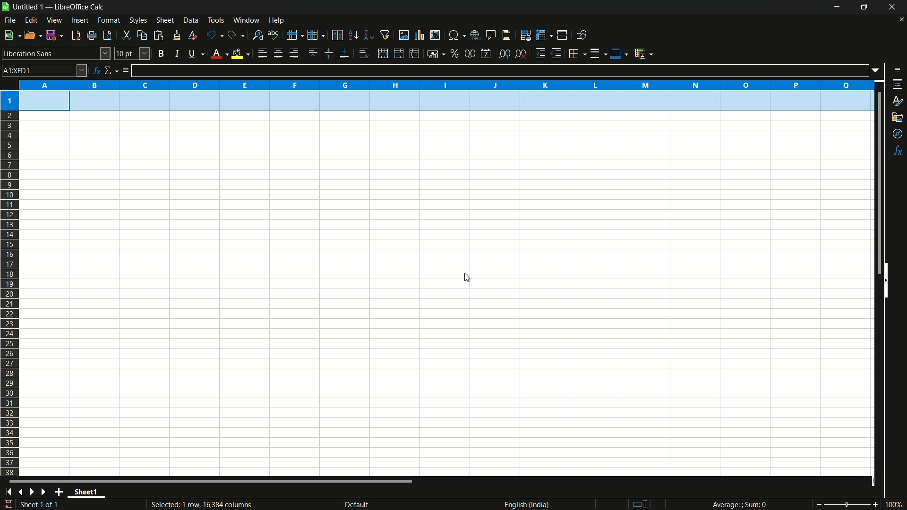 The image size is (907, 510). What do you see at coordinates (404, 34) in the screenshot?
I see `insert image` at bounding box center [404, 34].